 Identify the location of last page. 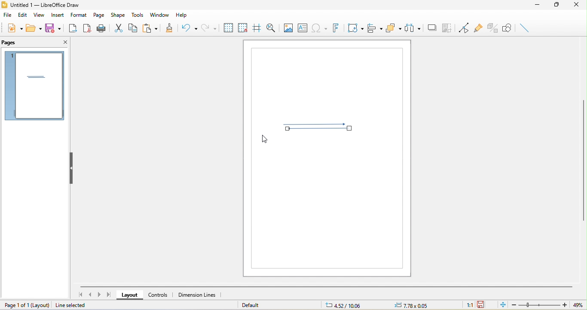
(110, 295).